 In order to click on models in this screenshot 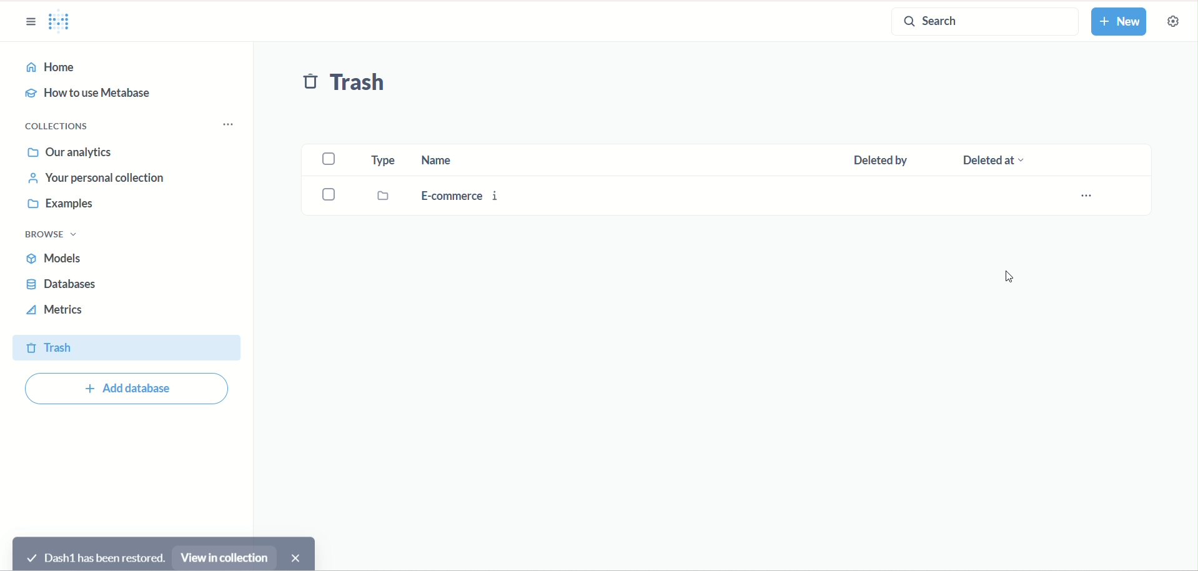, I will do `click(57, 260)`.